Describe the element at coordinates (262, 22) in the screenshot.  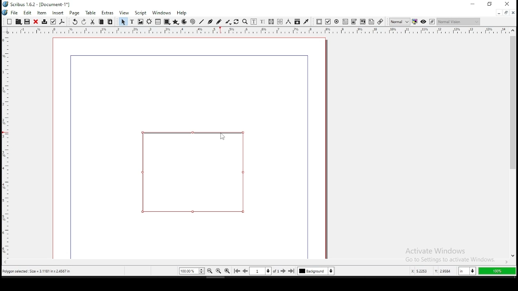
I see `edit text with story editor` at that location.